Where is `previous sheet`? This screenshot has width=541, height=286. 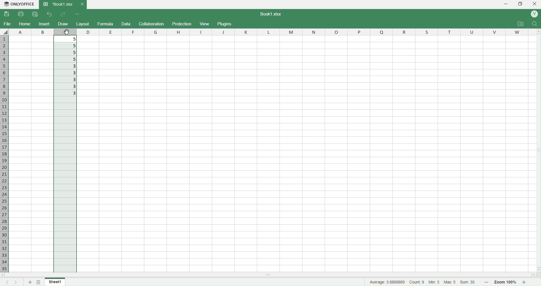
previous sheet is located at coordinates (8, 283).